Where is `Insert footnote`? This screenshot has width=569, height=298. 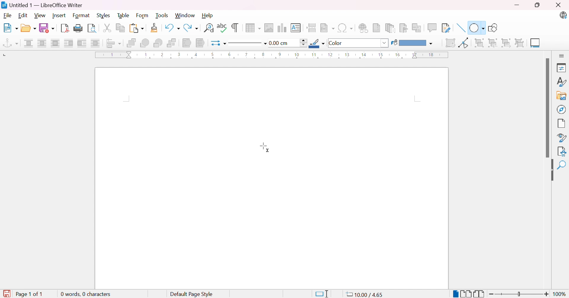
Insert footnote is located at coordinates (377, 27).